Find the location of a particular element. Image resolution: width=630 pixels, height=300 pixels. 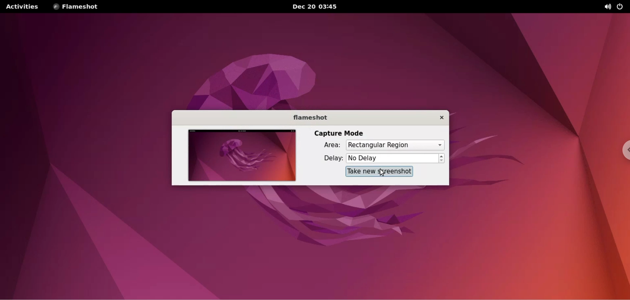

take new screenshot is located at coordinates (380, 171).